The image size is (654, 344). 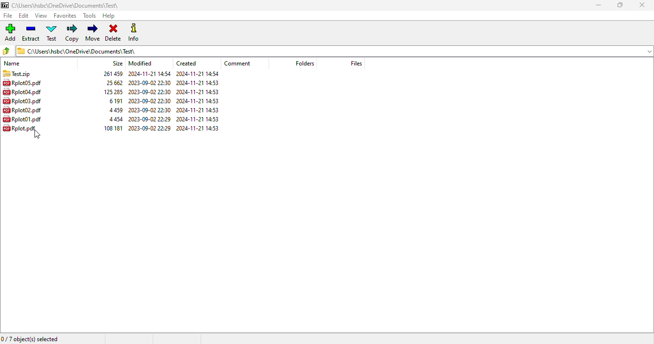 What do you see at coordinates (147, 73) in the screenshot?
I see ` 2044-11-21 1454` at bounding box center [147, 73].